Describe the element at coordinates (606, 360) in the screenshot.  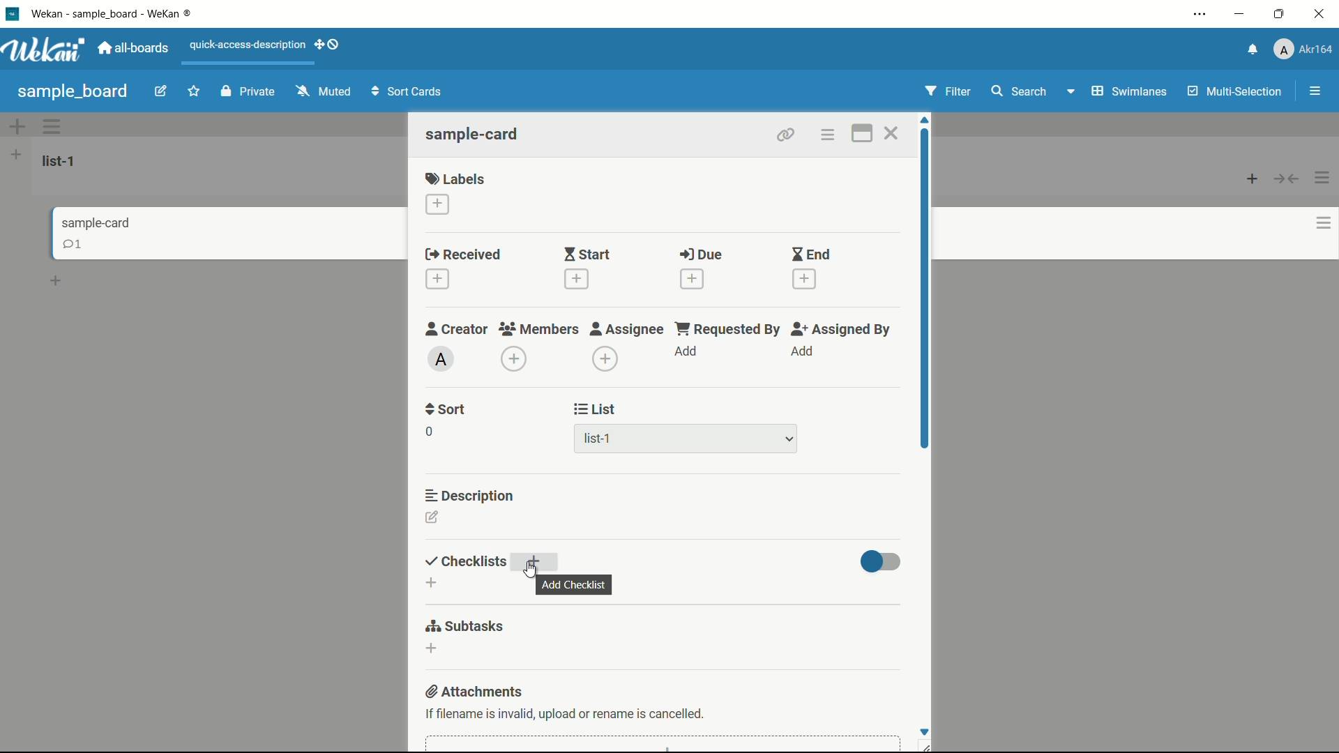
I see `add assignee` at that location.